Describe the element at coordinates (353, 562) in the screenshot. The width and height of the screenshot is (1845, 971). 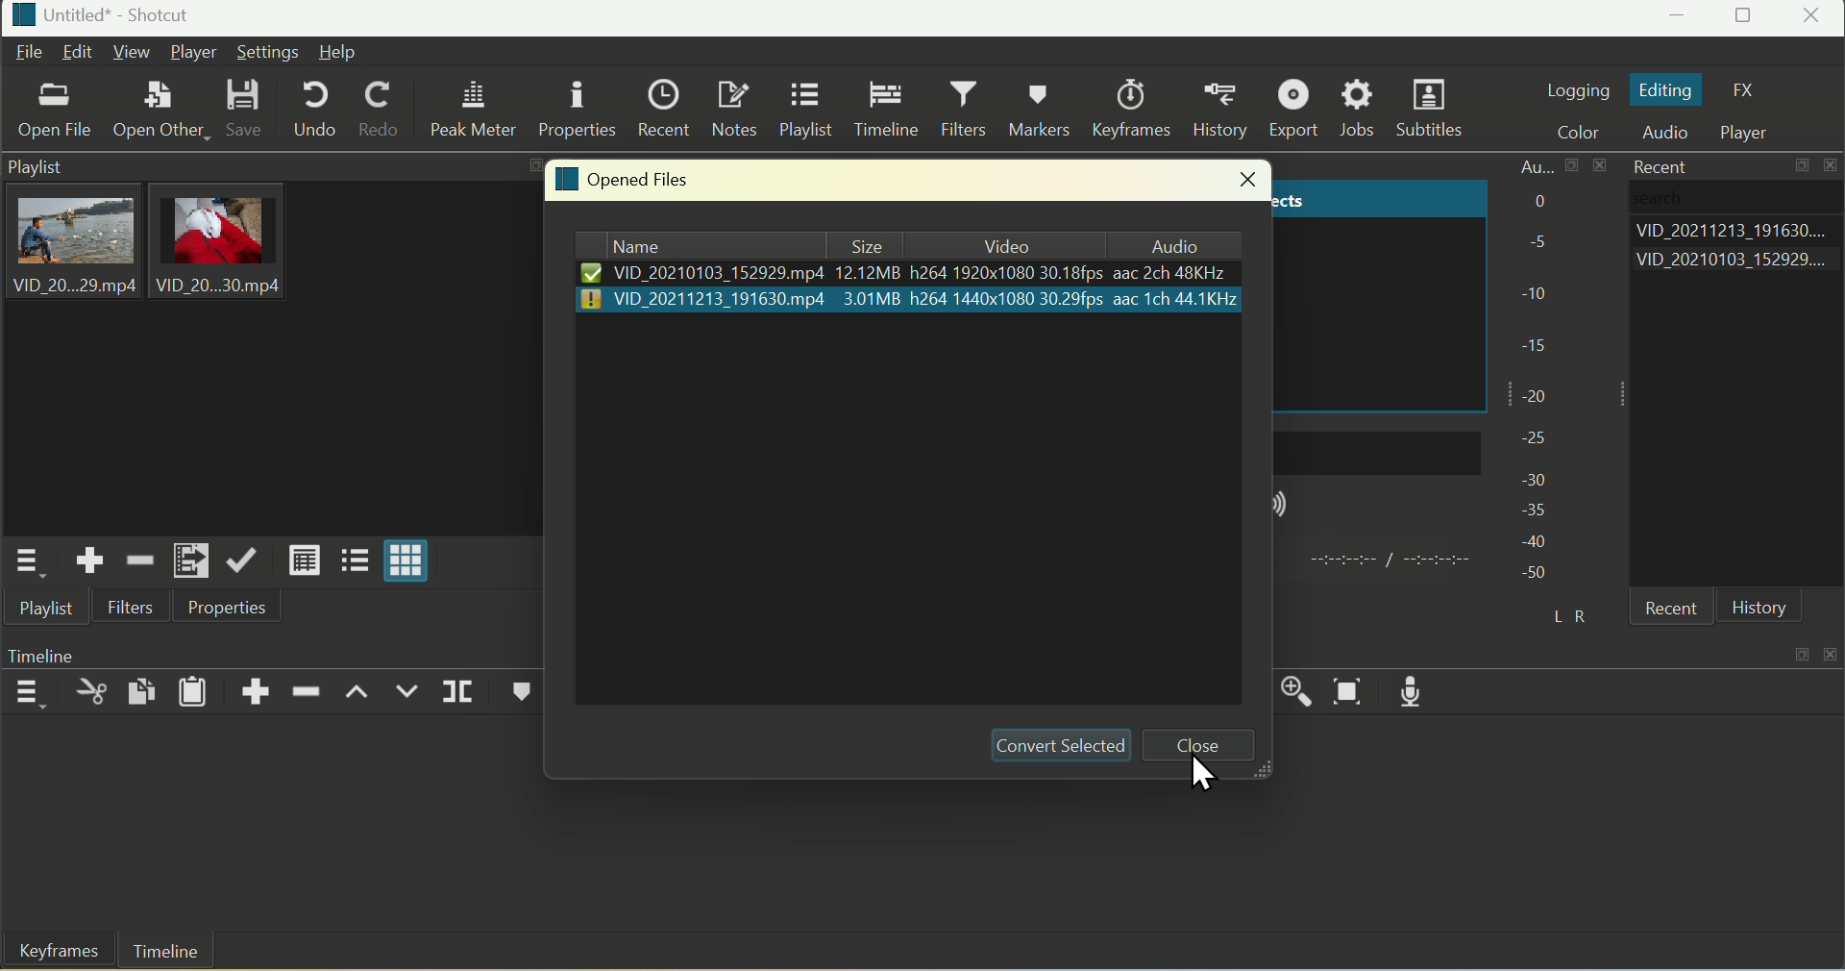
I see `View as tiles` at that location.